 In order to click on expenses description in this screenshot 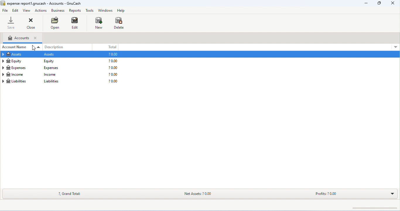, I will do `click(52, 68)`.